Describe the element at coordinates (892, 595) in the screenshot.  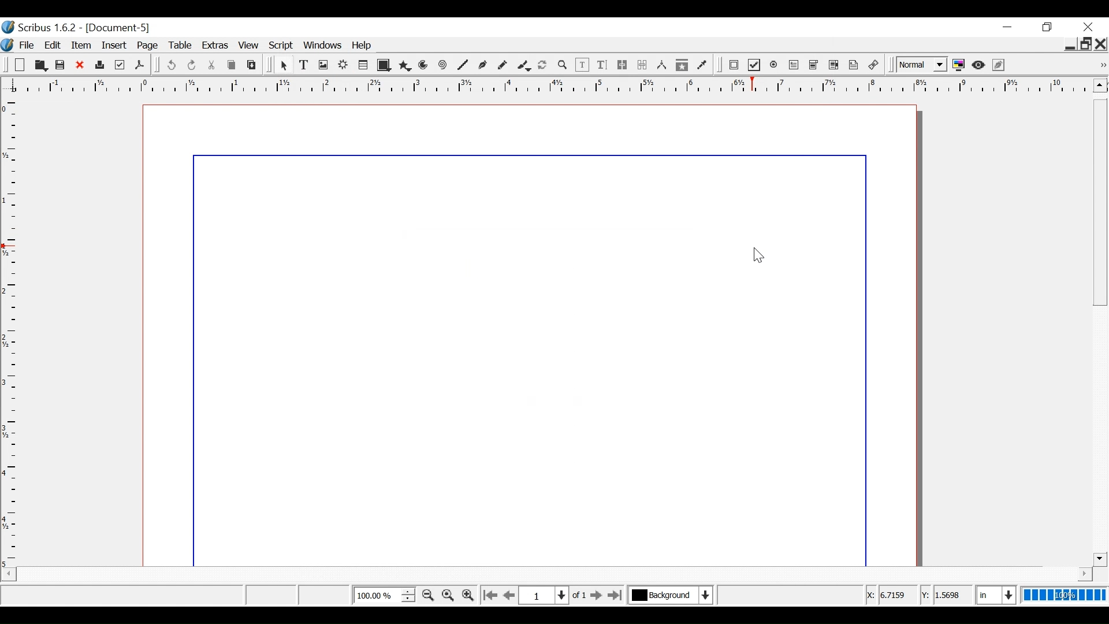
I see `X Coordinate` at that location.